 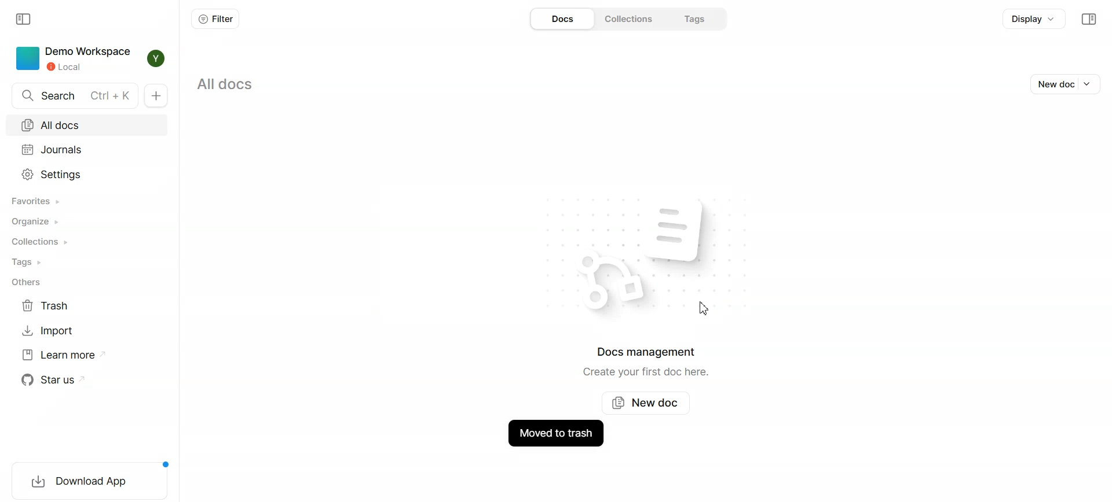 I want to click on file logo, so click(x=697, y=229).